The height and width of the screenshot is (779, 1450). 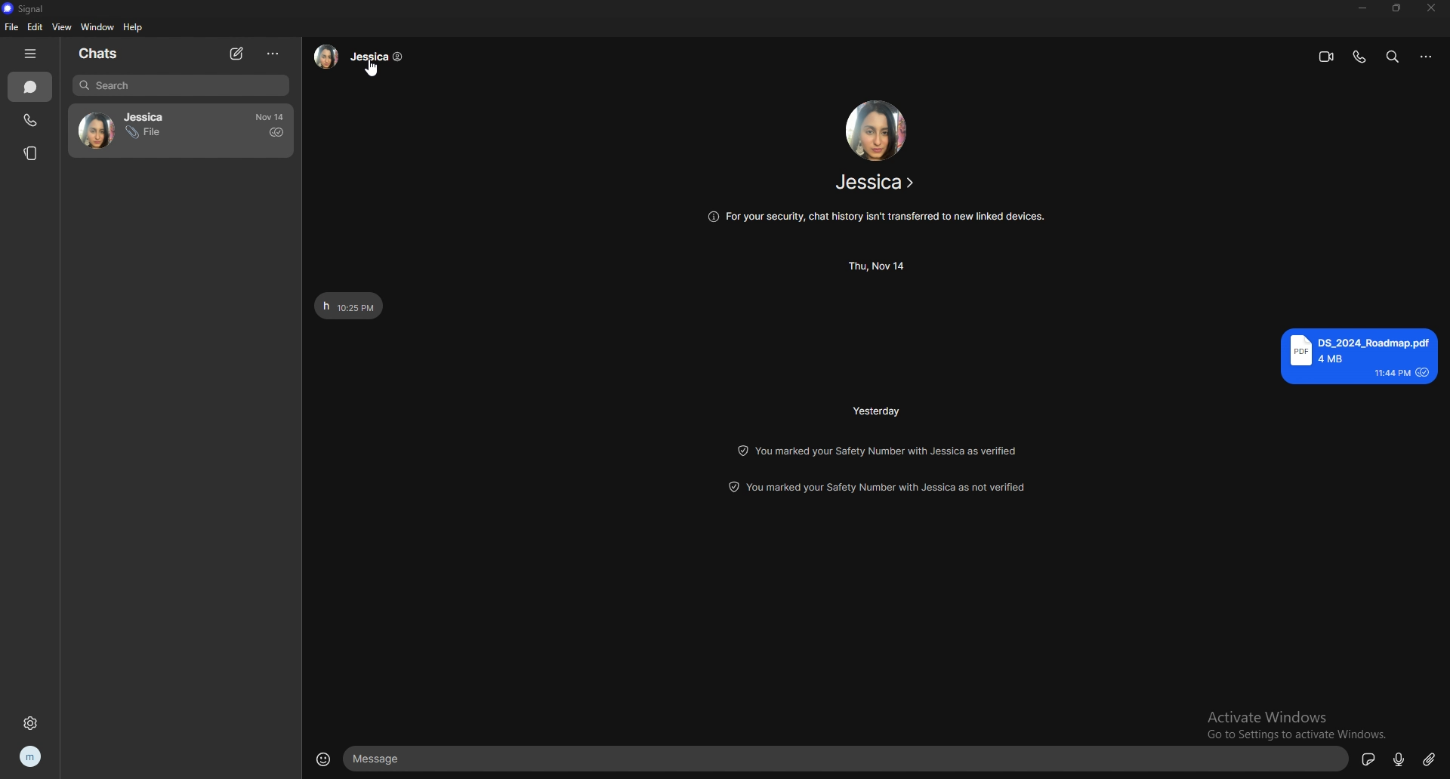 I want to click on file, so click(x=13, y=26).